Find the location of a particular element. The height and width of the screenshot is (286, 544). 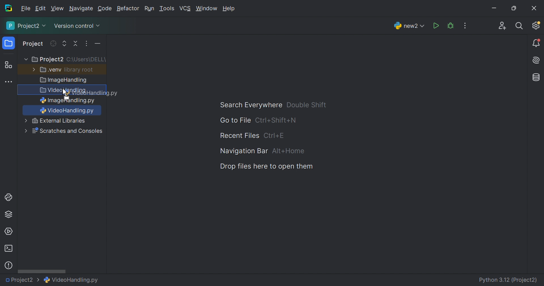

Double Shift is located at coordinates (306, 105).